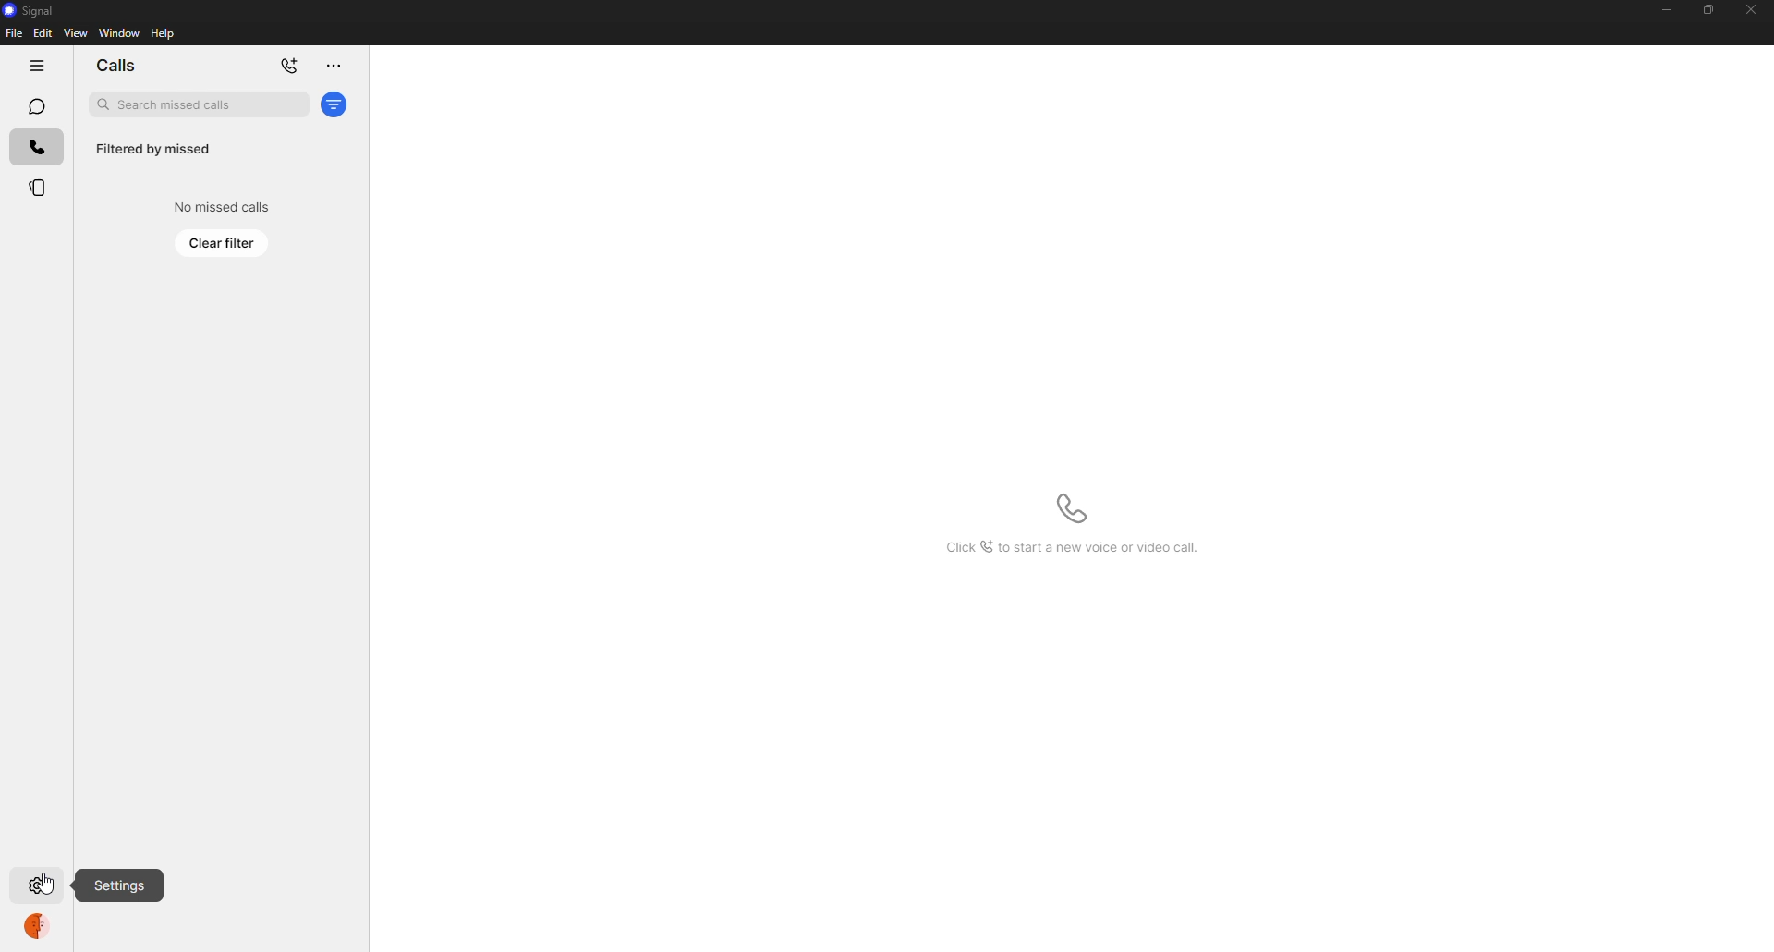 The image size is (1774, 952). What do you see at coordinates (36, 926) in the screenshot?
I see `profile` at bounding box center [36, 926].